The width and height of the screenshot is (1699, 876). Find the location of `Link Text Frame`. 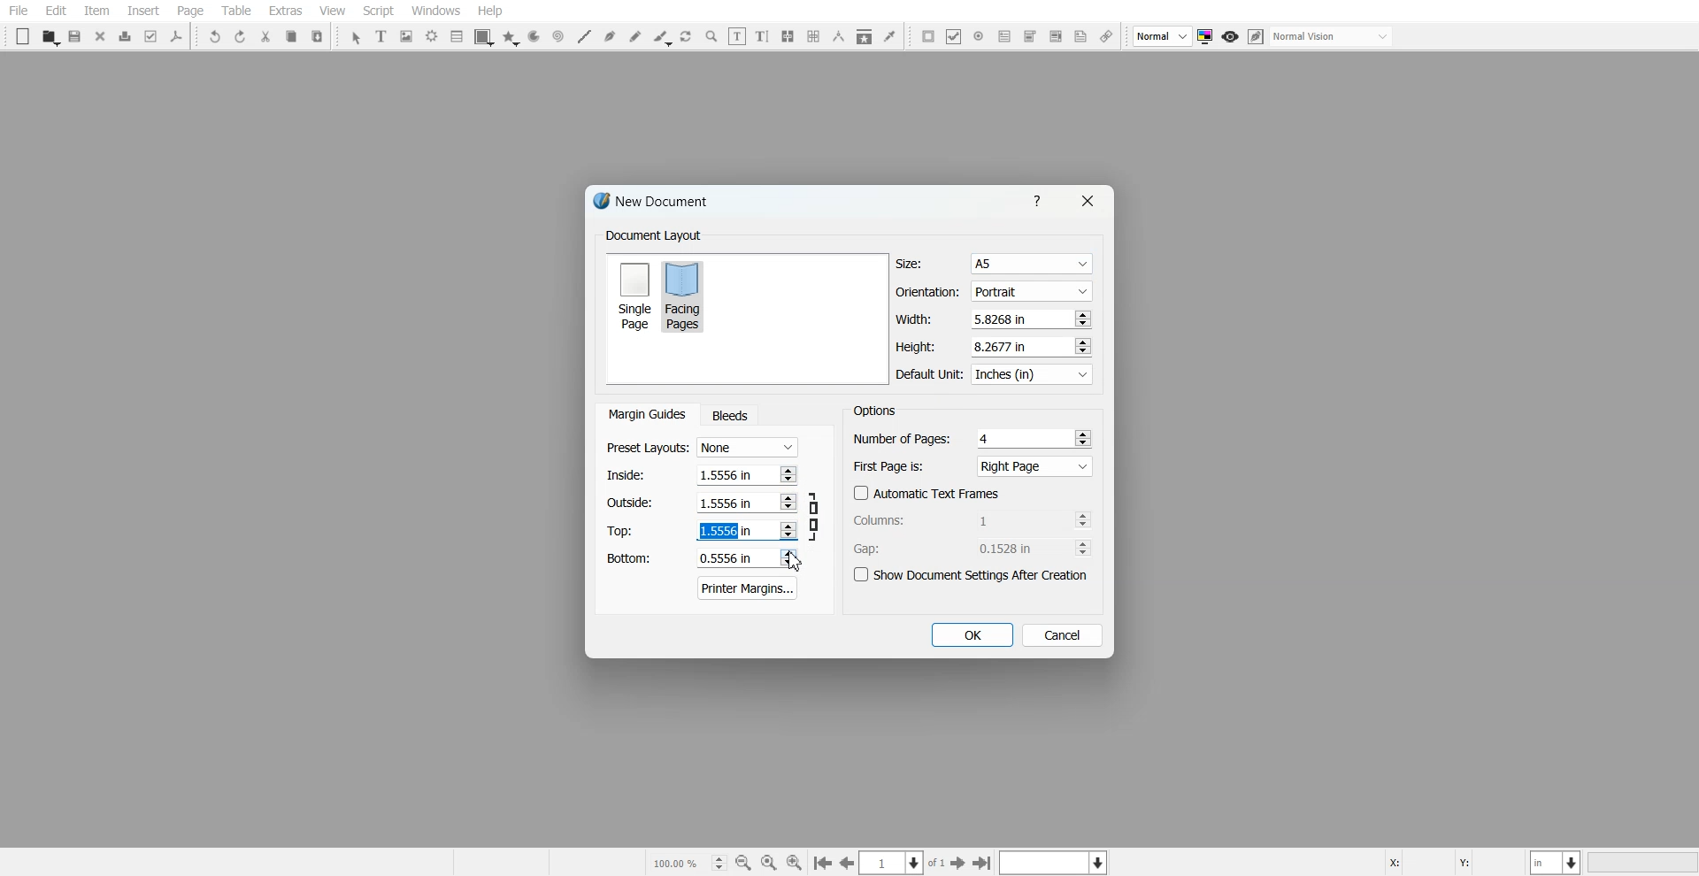

Link Text Frame is located at coordinates (788, 36).